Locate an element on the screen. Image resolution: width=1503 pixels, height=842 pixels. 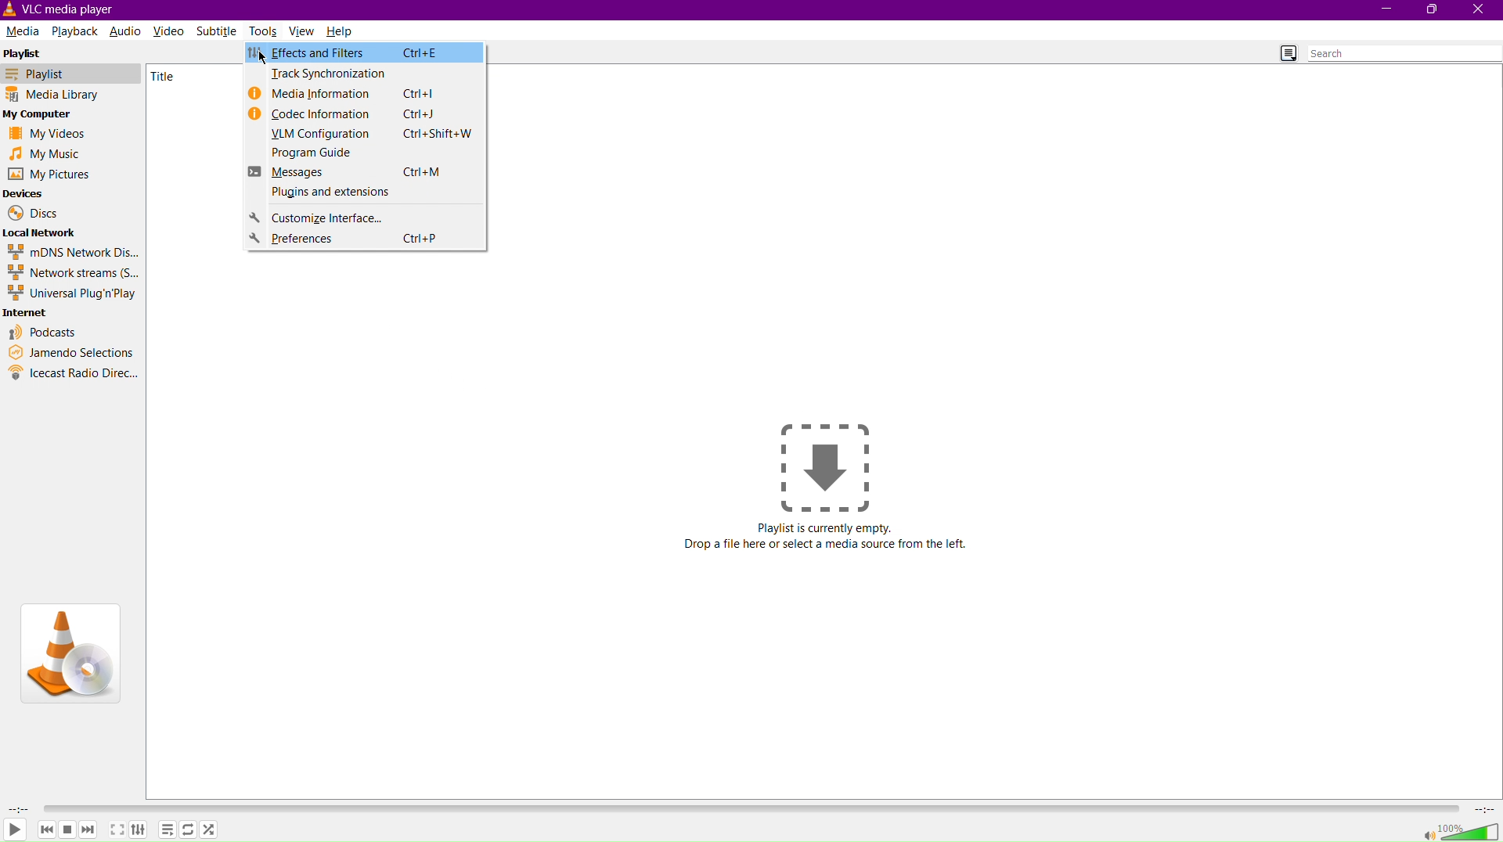
Toggle Playlist view is located at coordinates (1285, 53).